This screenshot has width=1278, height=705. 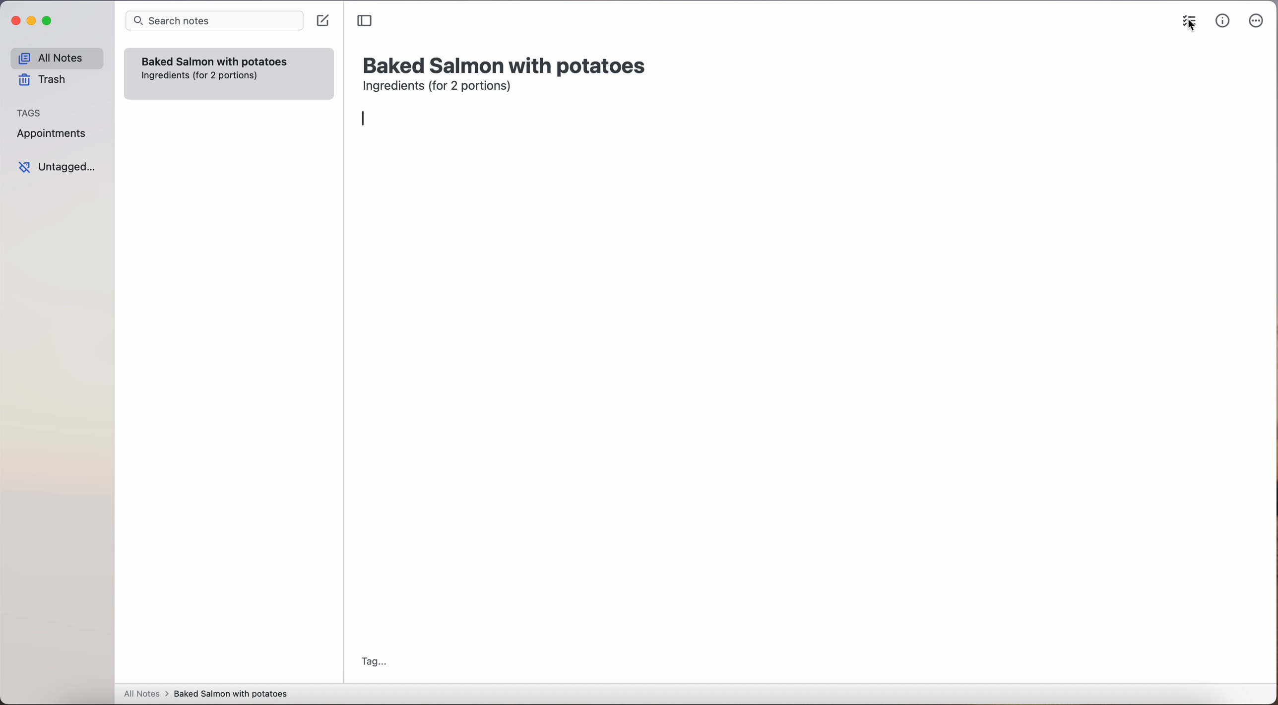 What do you see at coordinates (507, 64) in the screenshot?
I see `title` at bounding box center [507, 64].